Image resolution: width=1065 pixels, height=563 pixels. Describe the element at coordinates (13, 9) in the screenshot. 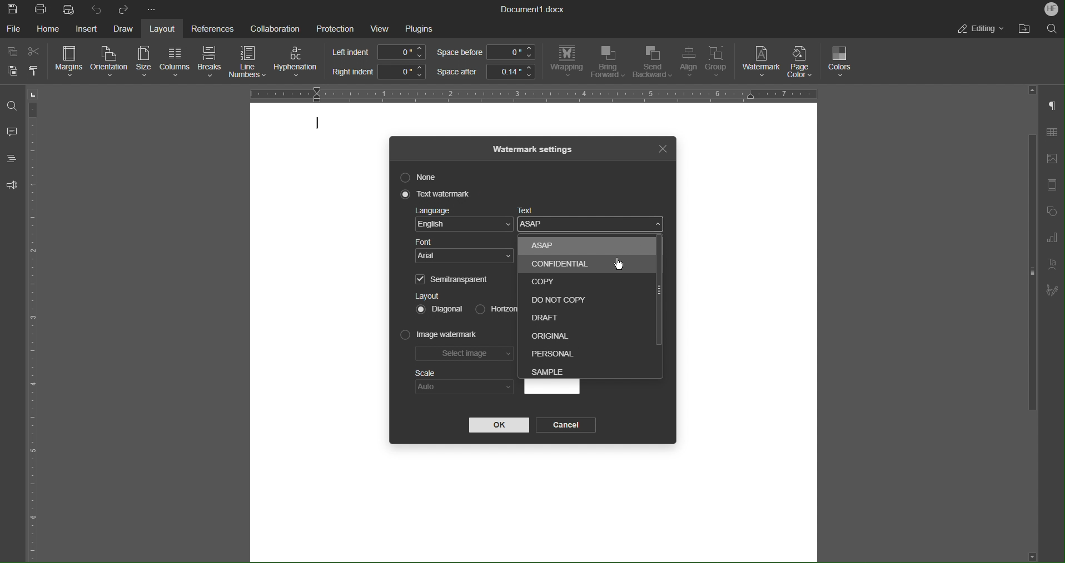

I see `Save` at that location.